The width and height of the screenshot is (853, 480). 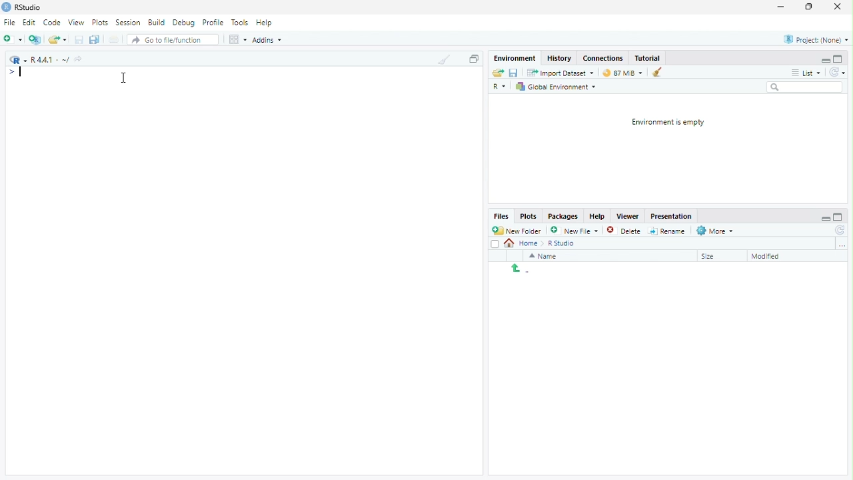 What do you see at coordinates (474, 58) in the screenshot?
I see `Copy` at bounding box center [474, 58].